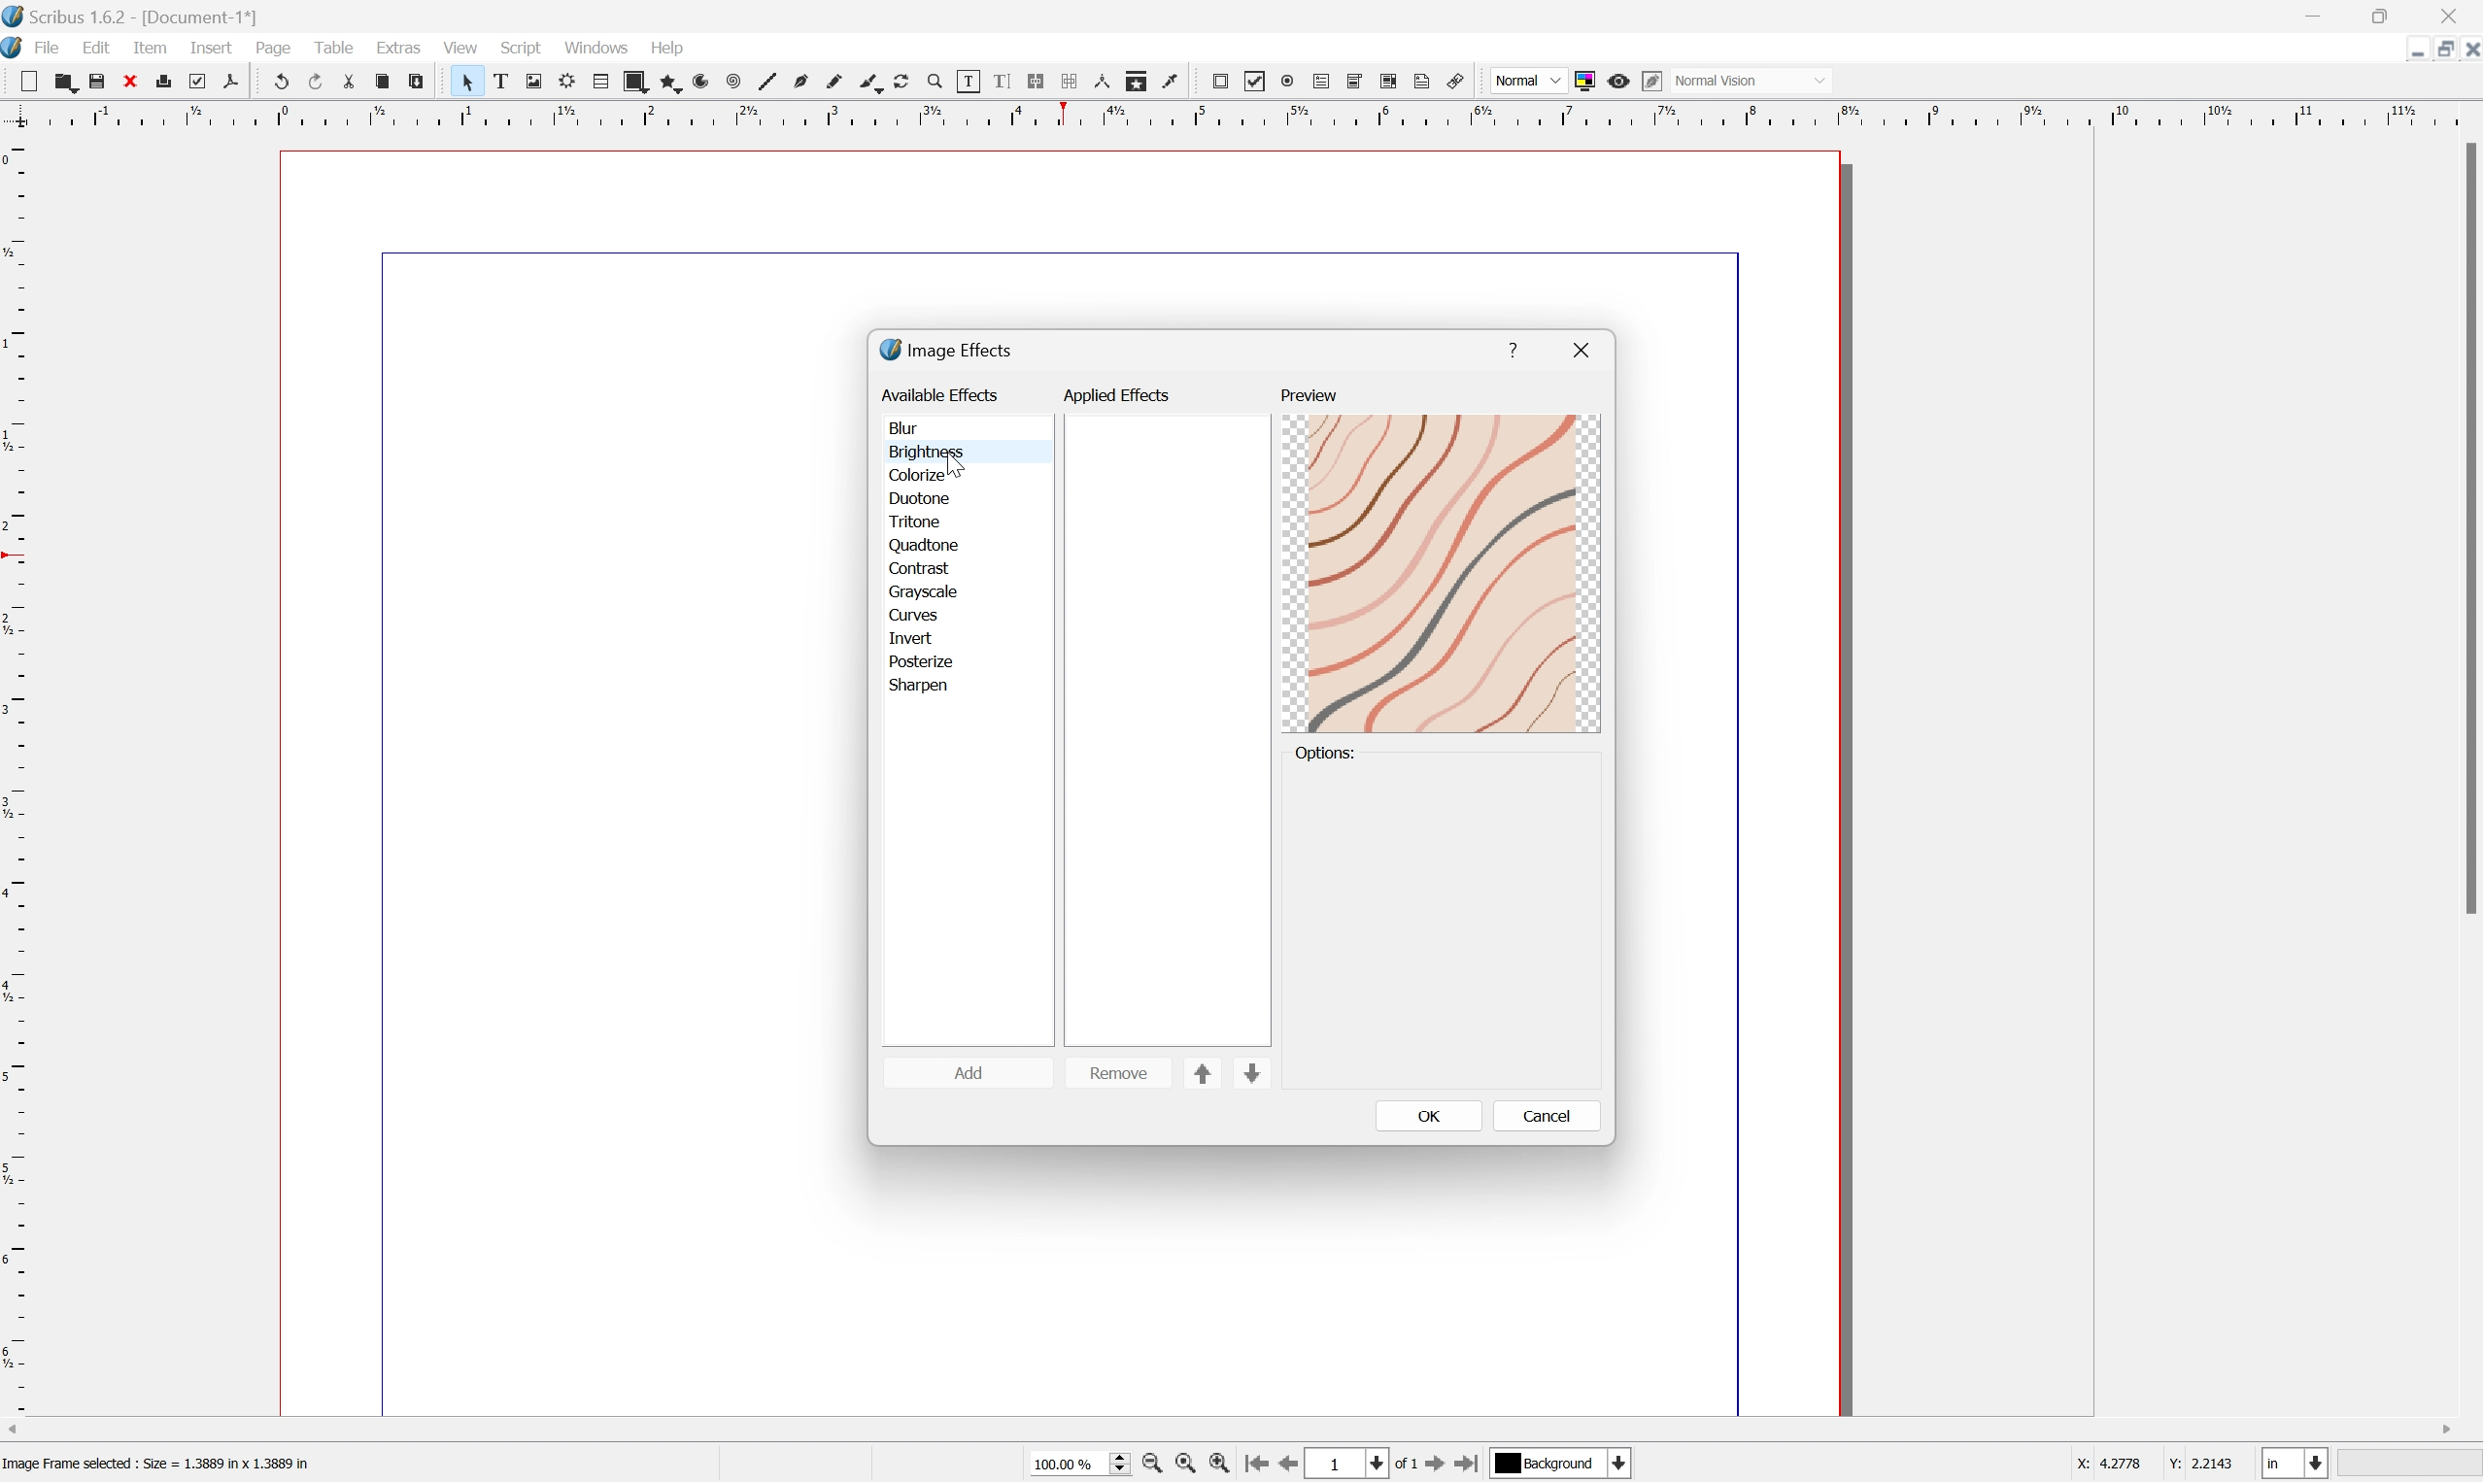  What do you see at coordinates (920, 658) in the screenshot?
I see `posterize` at bounding box center [920, 658].